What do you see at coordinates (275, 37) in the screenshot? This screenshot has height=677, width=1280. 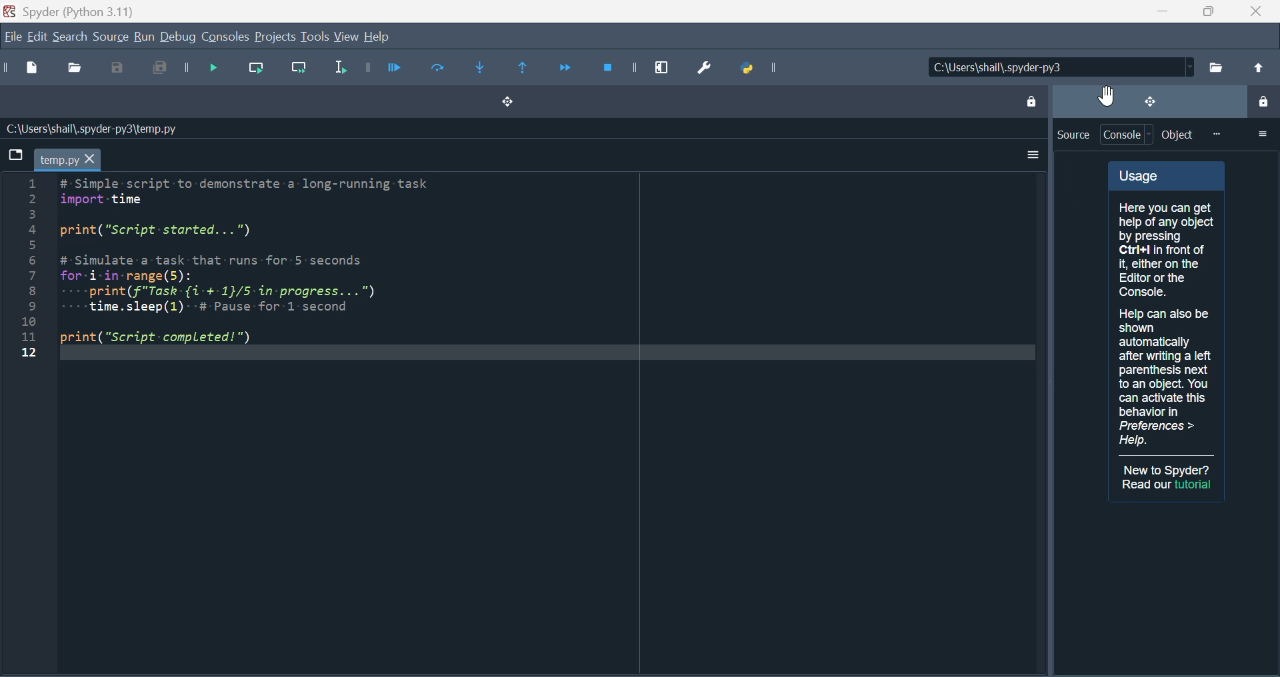 I see `Projects` at bounding box center [275, 37].